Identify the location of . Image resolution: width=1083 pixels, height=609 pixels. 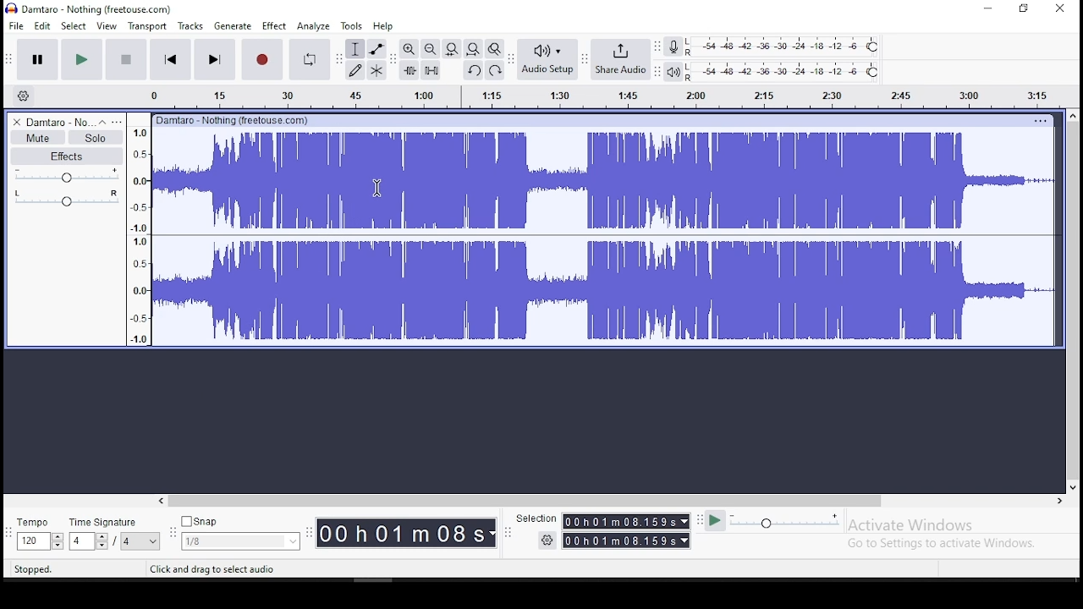
(698, 519).